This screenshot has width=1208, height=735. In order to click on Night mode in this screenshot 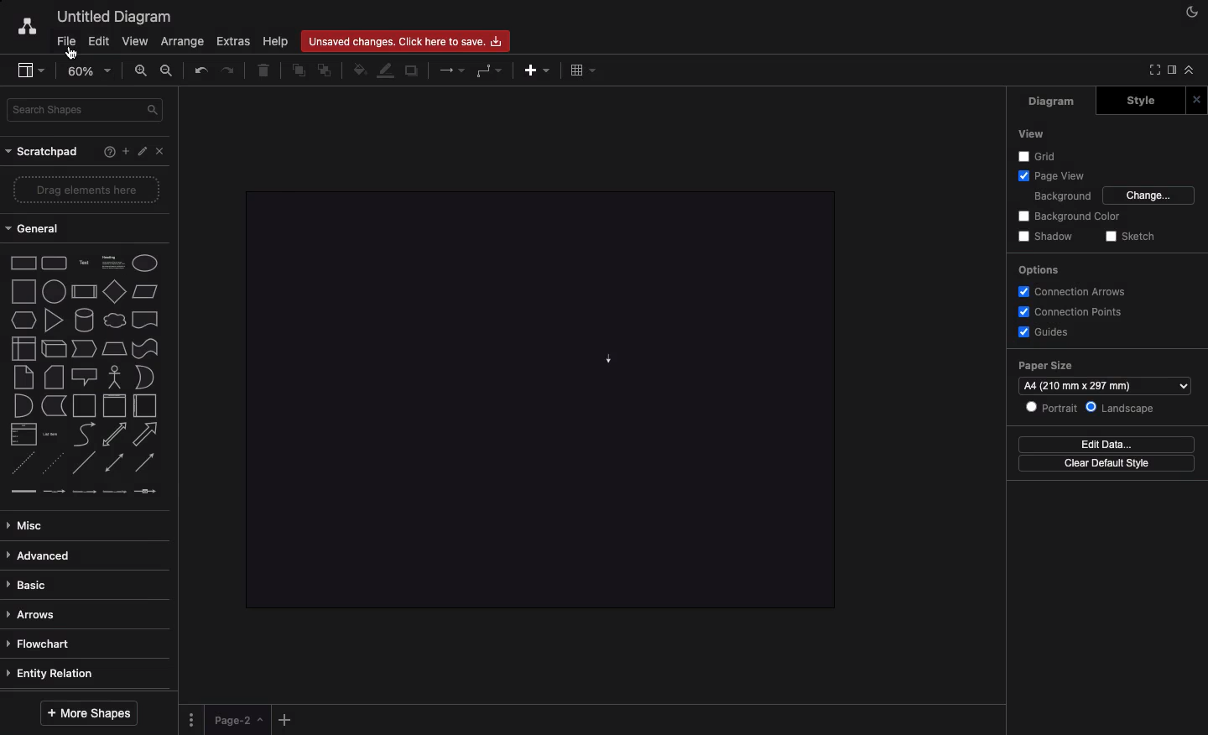, I will do `click(1192, 13)`.